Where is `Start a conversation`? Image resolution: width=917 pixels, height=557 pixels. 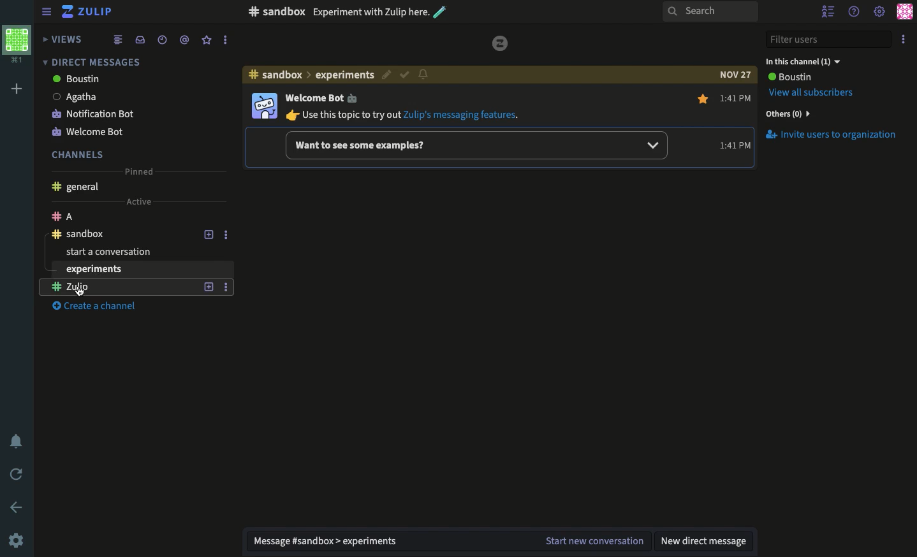 Start a conversation is located at coordinates (133, 252).